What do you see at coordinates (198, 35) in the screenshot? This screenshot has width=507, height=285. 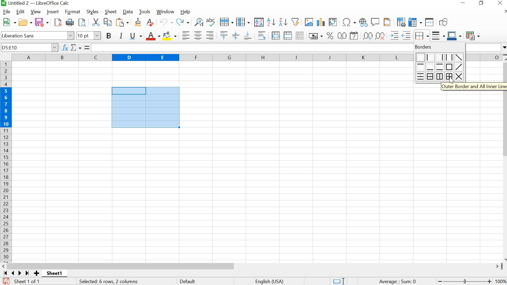 I see `ALIGN CENTER` at bounding box center [198, 35].